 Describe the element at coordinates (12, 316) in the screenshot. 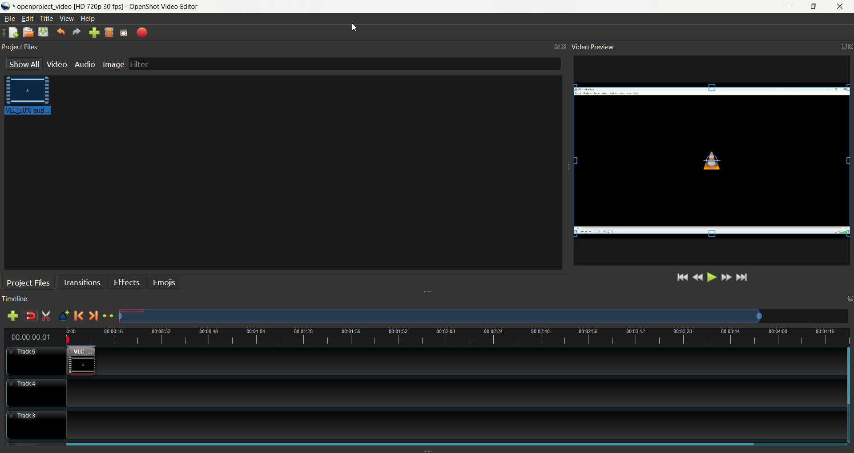

I see `add track` at that location.